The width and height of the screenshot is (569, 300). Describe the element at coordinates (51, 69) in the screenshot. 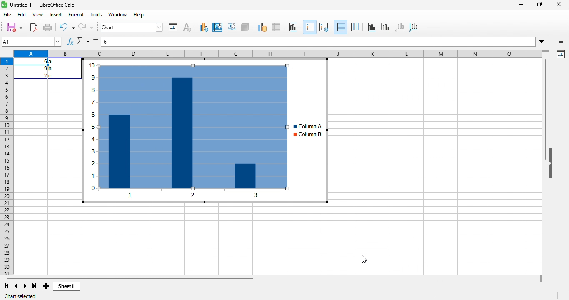

I see `b` at that location.